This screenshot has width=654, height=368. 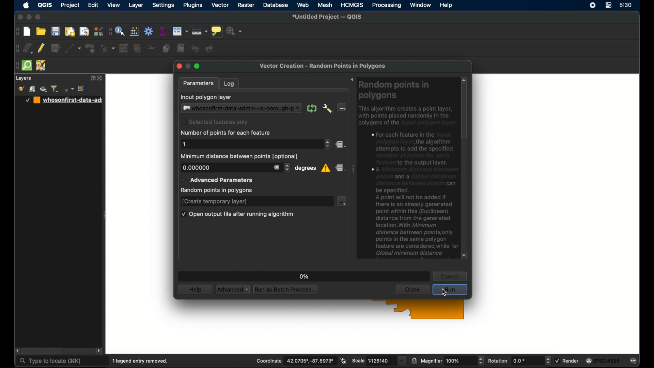 I want to click on style manager, so click(x=21, y=89).